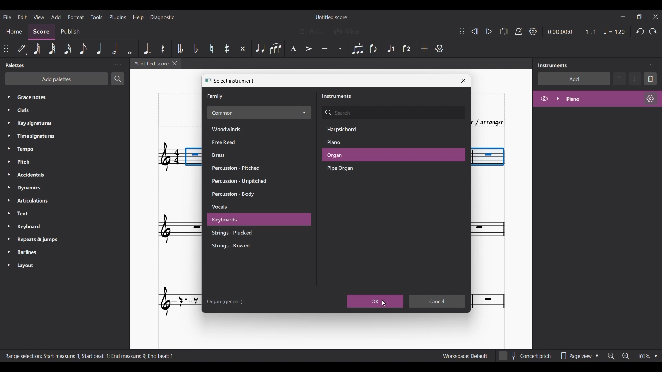  What do you see at coordinates (211, 49) in the screenshot?
I see `Toggle natural` at bounding box center [211, 49].